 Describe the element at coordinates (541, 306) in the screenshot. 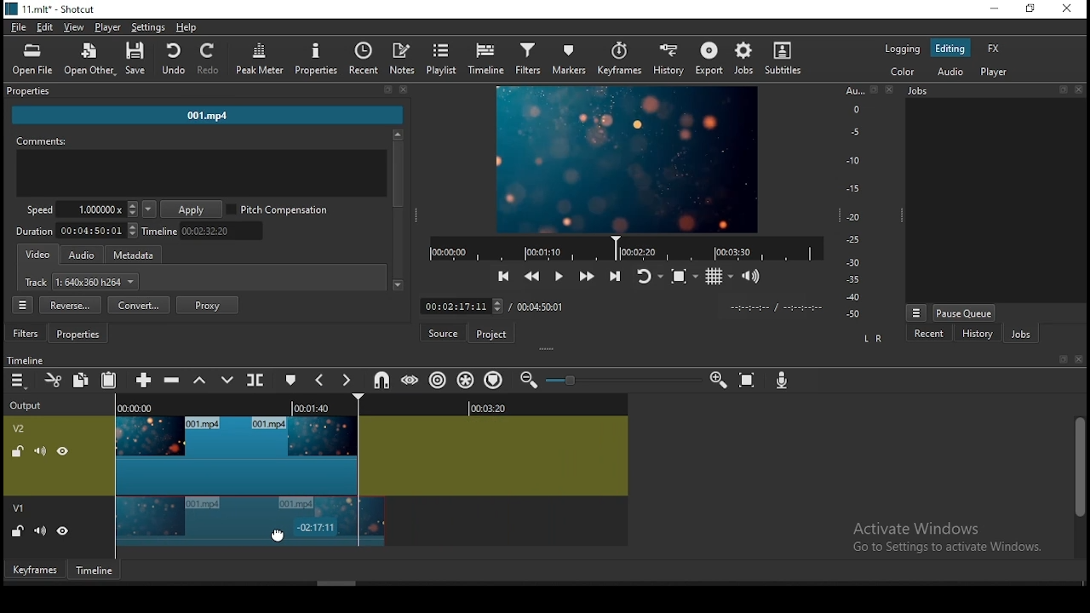

I see `MAX TIME` at that location.